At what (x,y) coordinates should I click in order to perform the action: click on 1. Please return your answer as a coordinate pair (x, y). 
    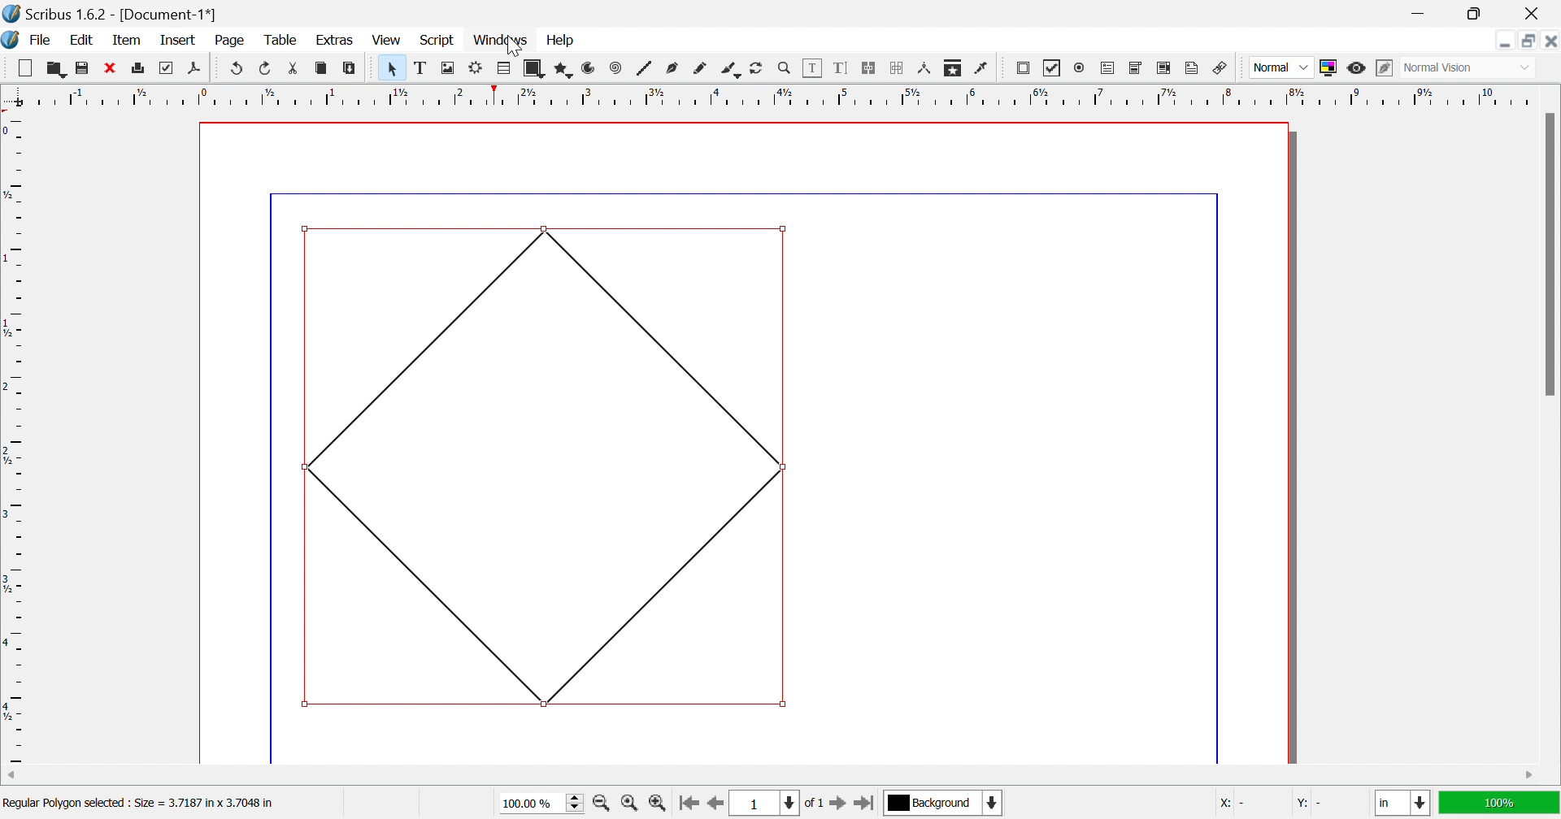
    Looking at the image, I should click on (762, 804).